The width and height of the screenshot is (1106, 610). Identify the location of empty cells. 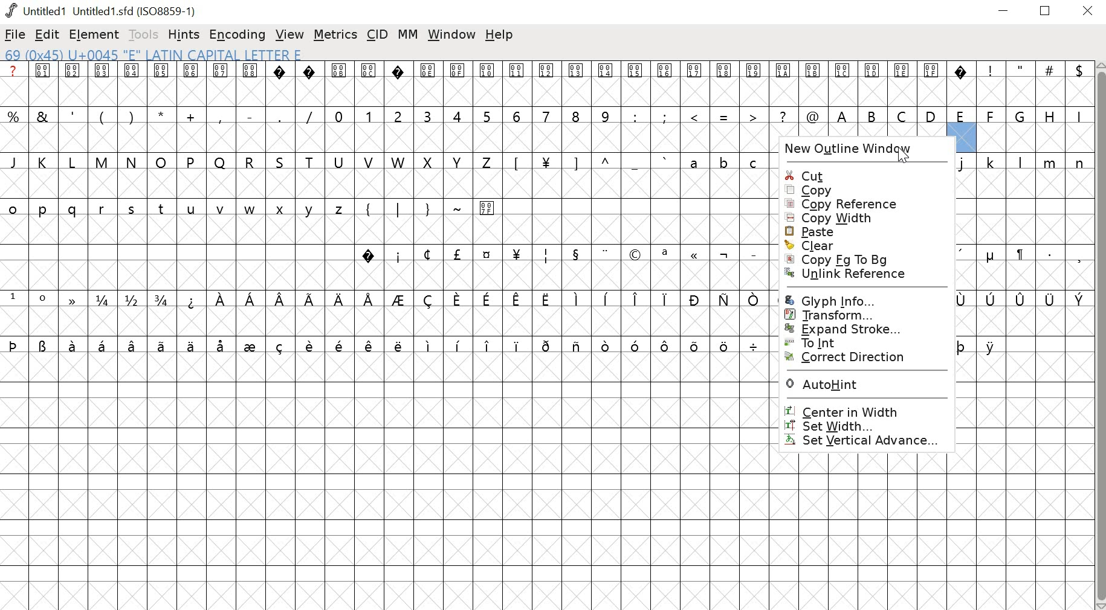
(176, 252).